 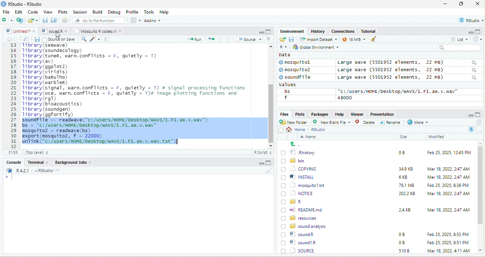 What do you see at coordinates (417, 122) in the screenshot?
I see ` More ` at bounding box center [417, 122].